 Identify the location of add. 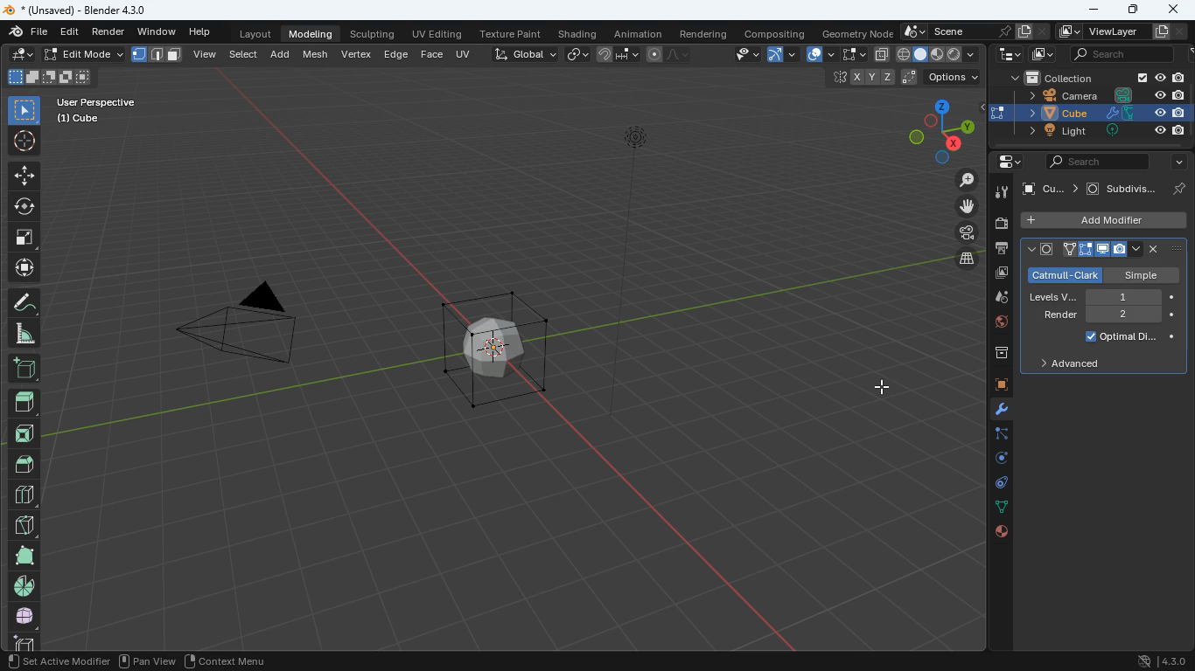
(27, 370).